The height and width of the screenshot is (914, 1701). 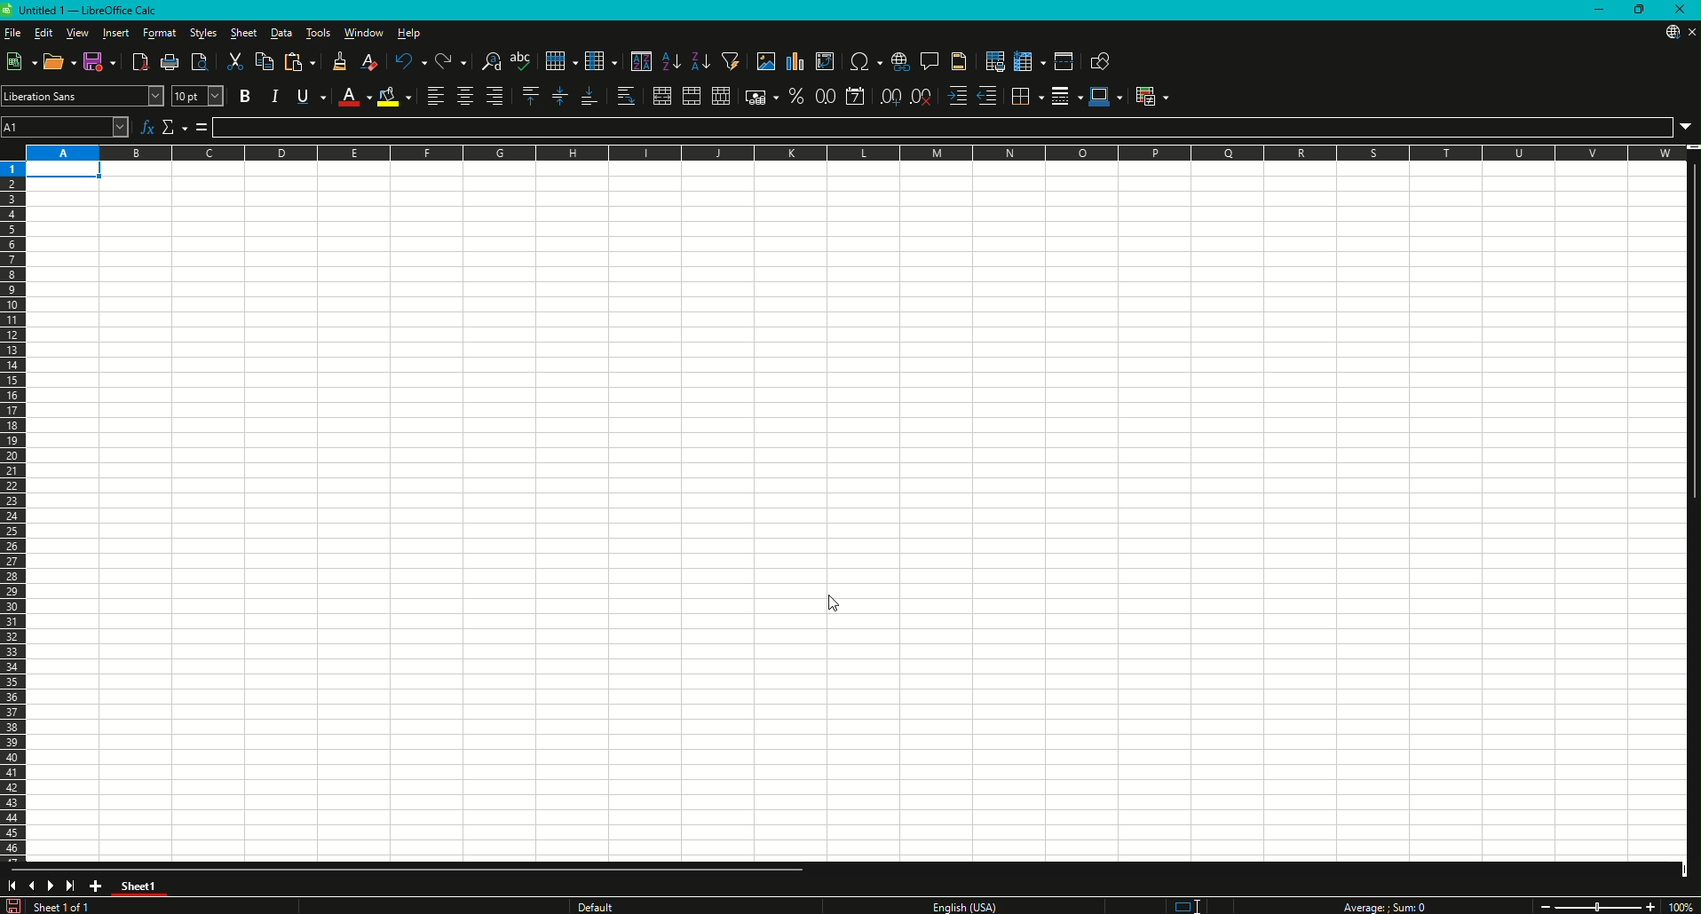 What do you see at coordinates (264, 61) in the screenshot?
I see `Copy` at bounding box center [264, 61].